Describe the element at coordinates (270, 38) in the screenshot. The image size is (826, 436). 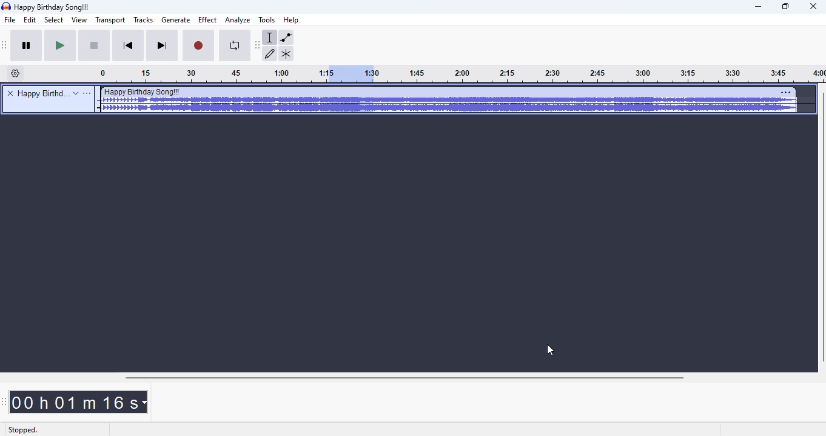
I see `selection tool` at that location.